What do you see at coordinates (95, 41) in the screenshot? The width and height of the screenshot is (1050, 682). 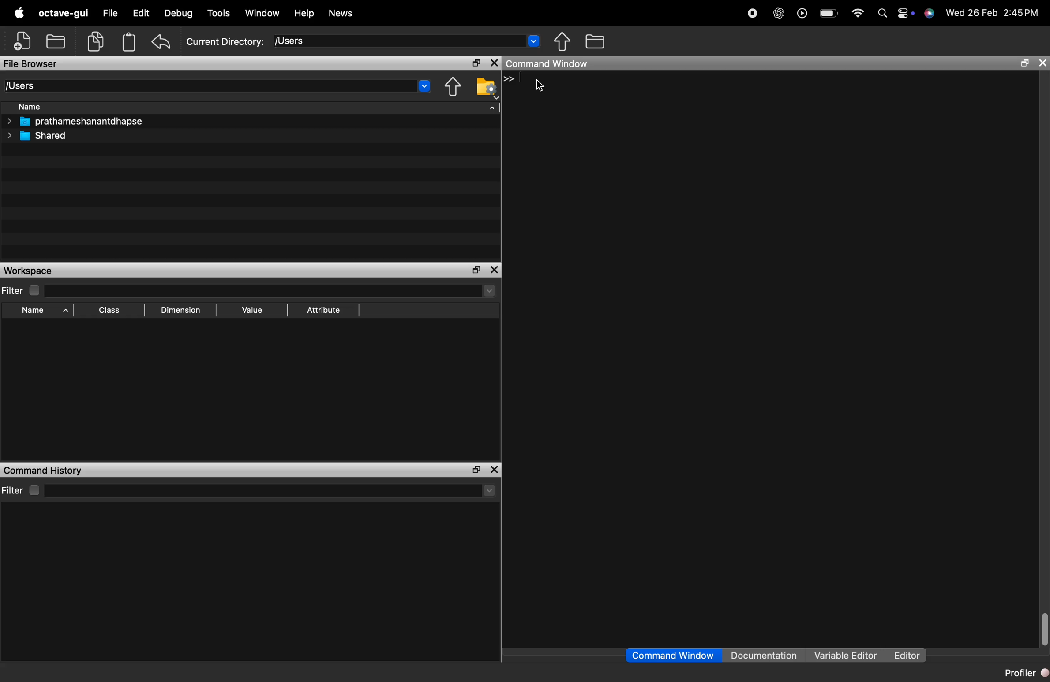 I see `copy` at bounding box center [95, 41].